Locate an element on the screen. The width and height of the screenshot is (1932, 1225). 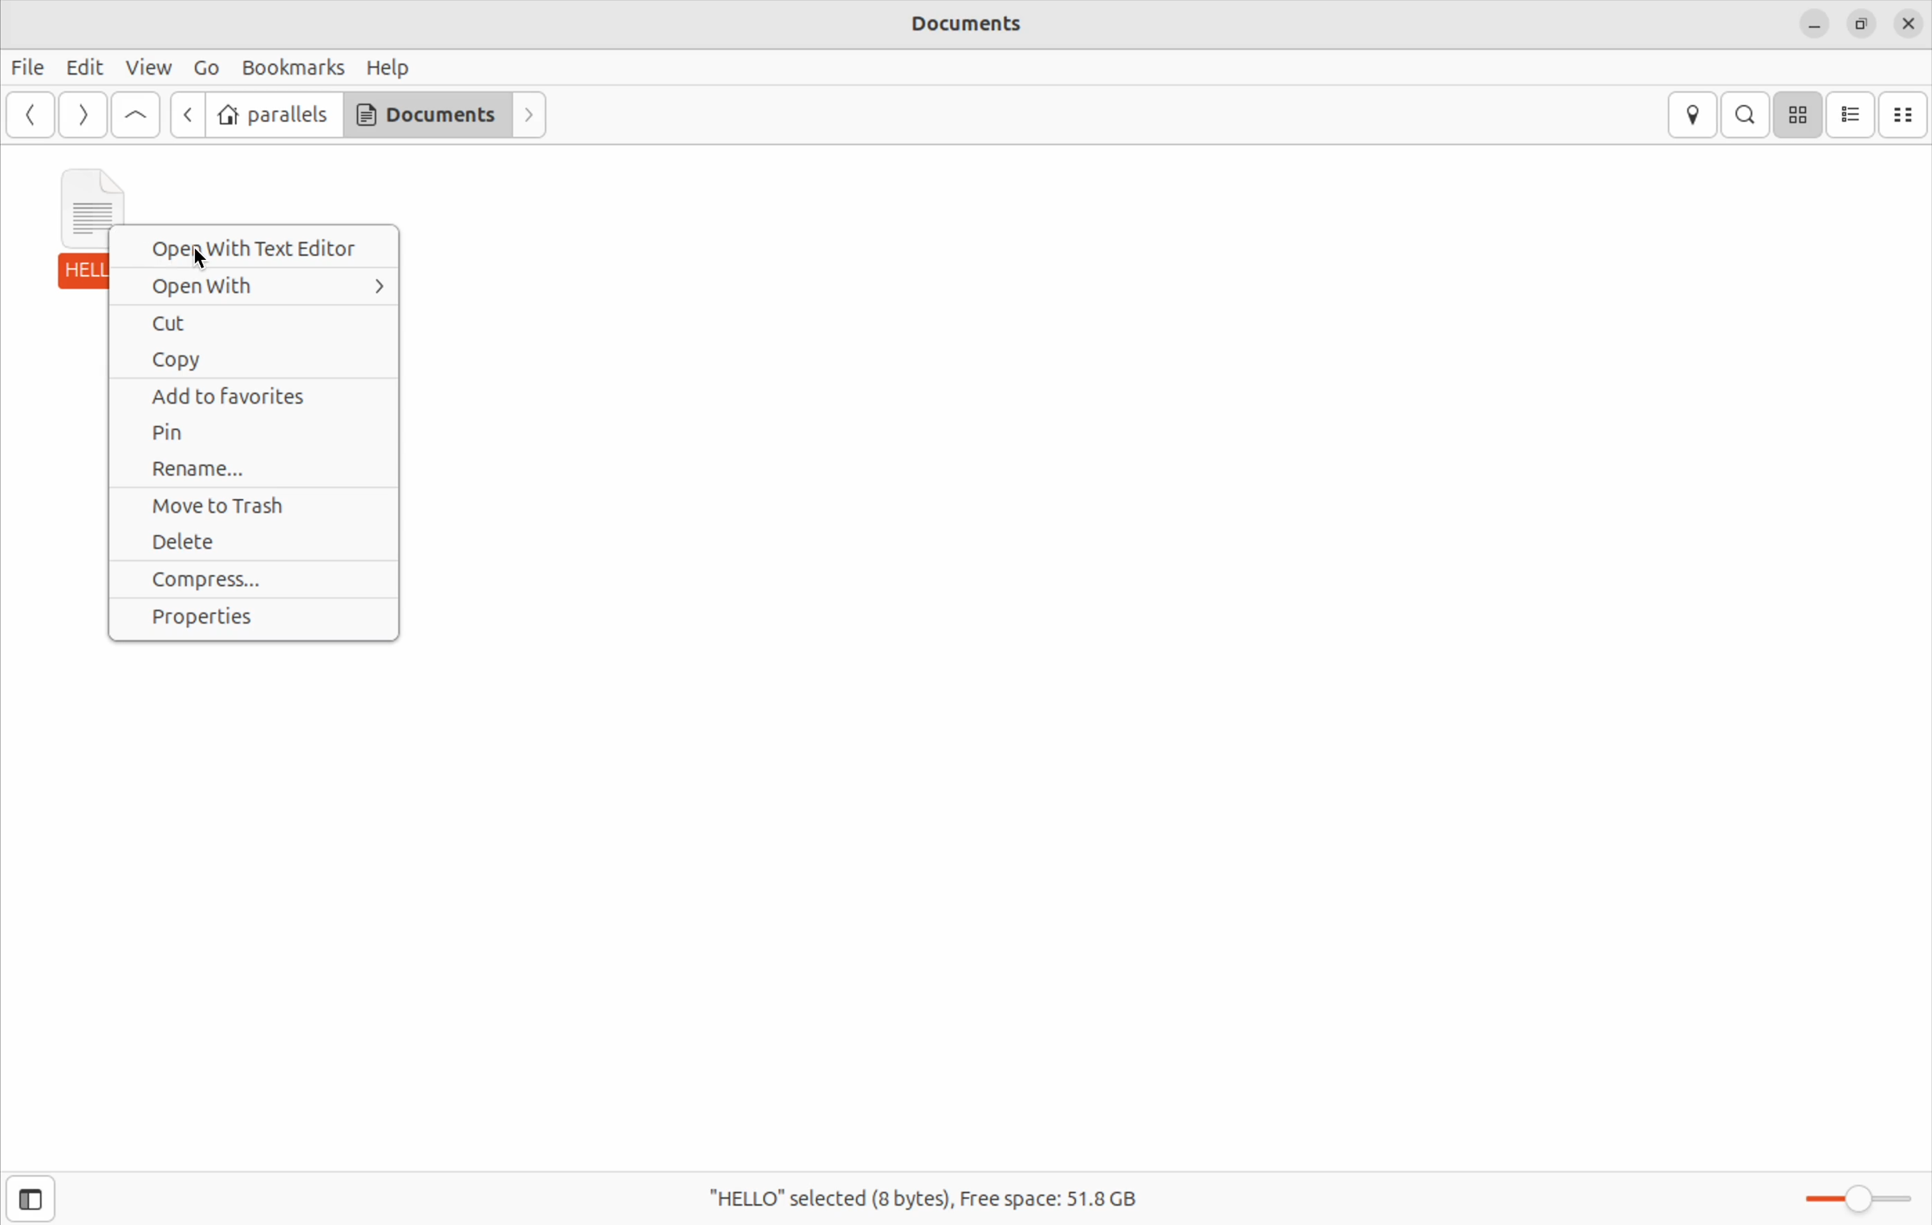
Zoom is located at coordinates (1853, 1191).